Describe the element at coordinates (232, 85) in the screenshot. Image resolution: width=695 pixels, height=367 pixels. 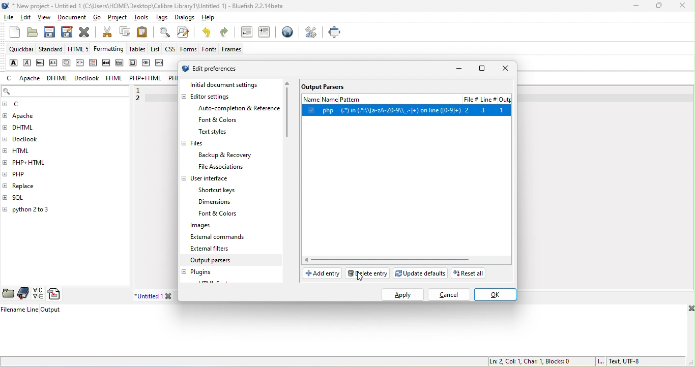
I see `initial document settings` at that location.